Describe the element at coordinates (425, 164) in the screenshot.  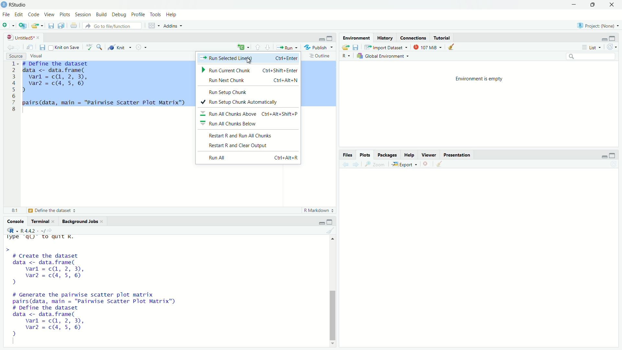
I see `Close` at that location.